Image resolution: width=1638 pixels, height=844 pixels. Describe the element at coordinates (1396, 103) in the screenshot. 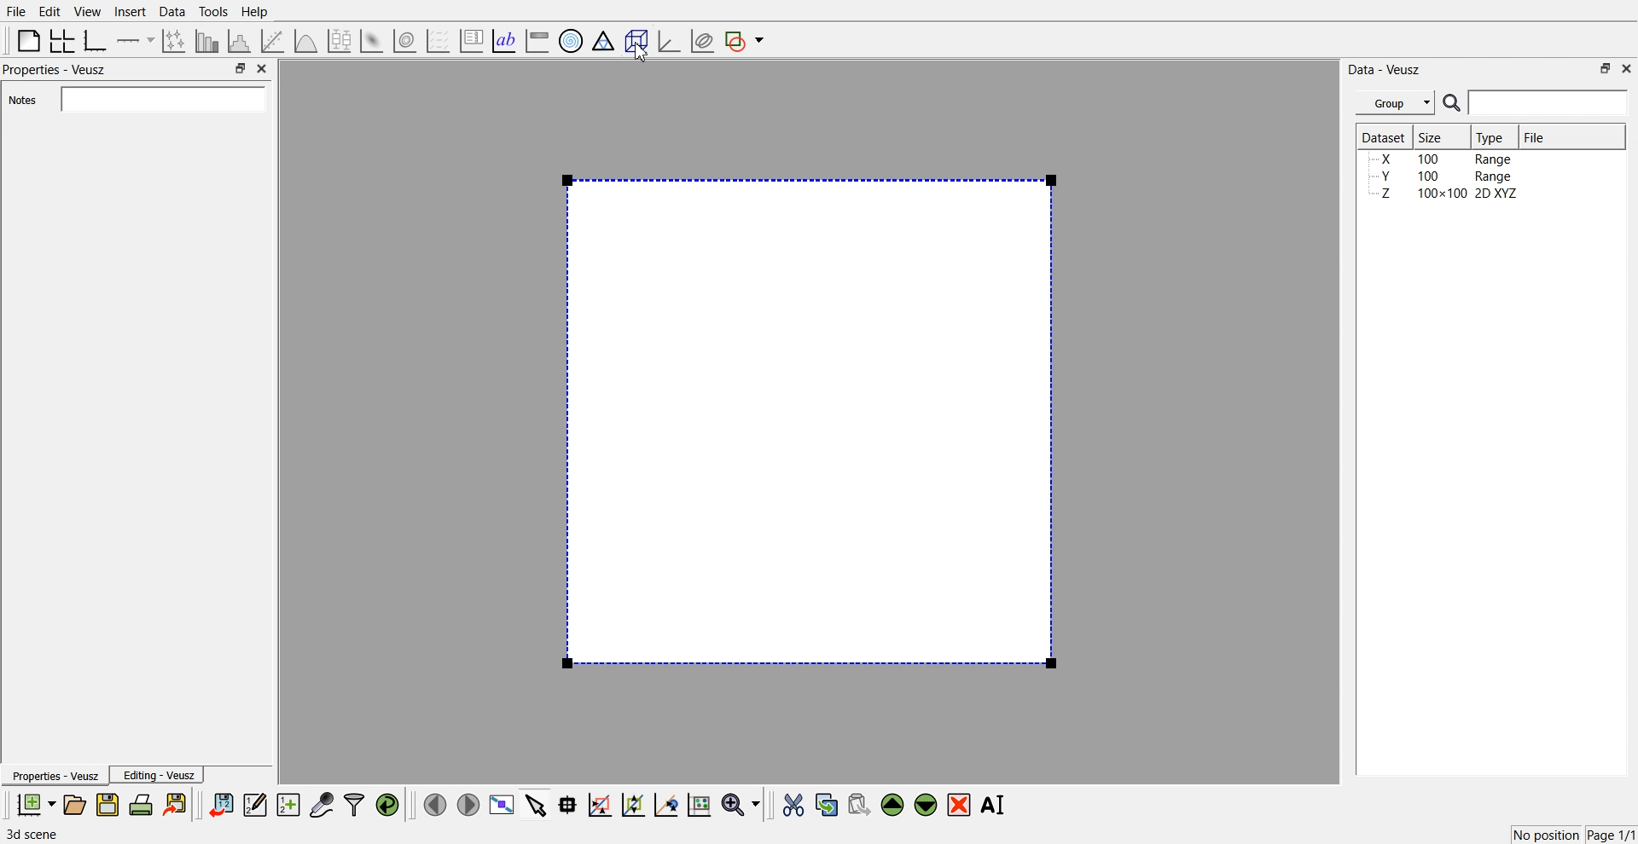

I see `Group` at that location.